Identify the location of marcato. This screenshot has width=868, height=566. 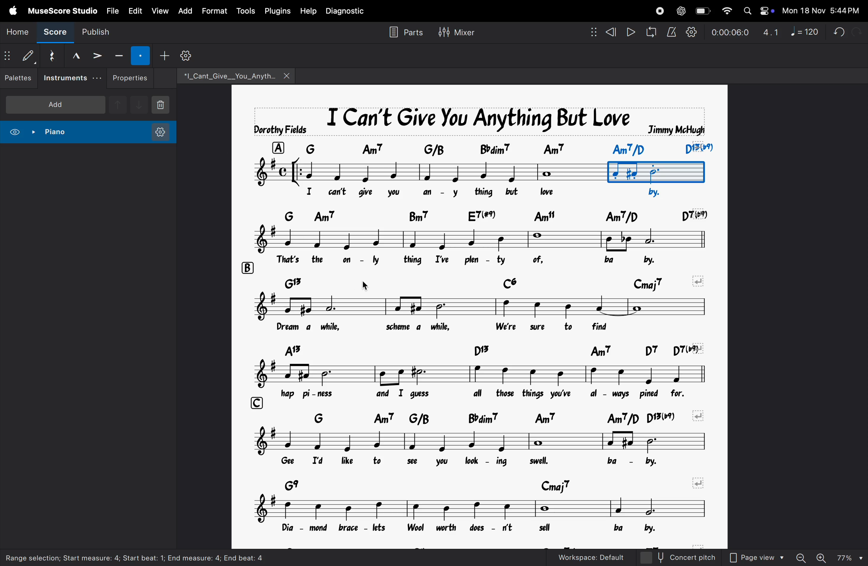
(78, 55).